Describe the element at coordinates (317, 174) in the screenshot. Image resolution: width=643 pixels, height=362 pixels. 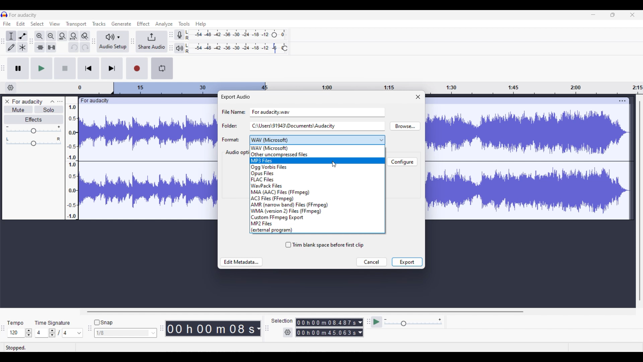
I see `Opus Files` at that location.